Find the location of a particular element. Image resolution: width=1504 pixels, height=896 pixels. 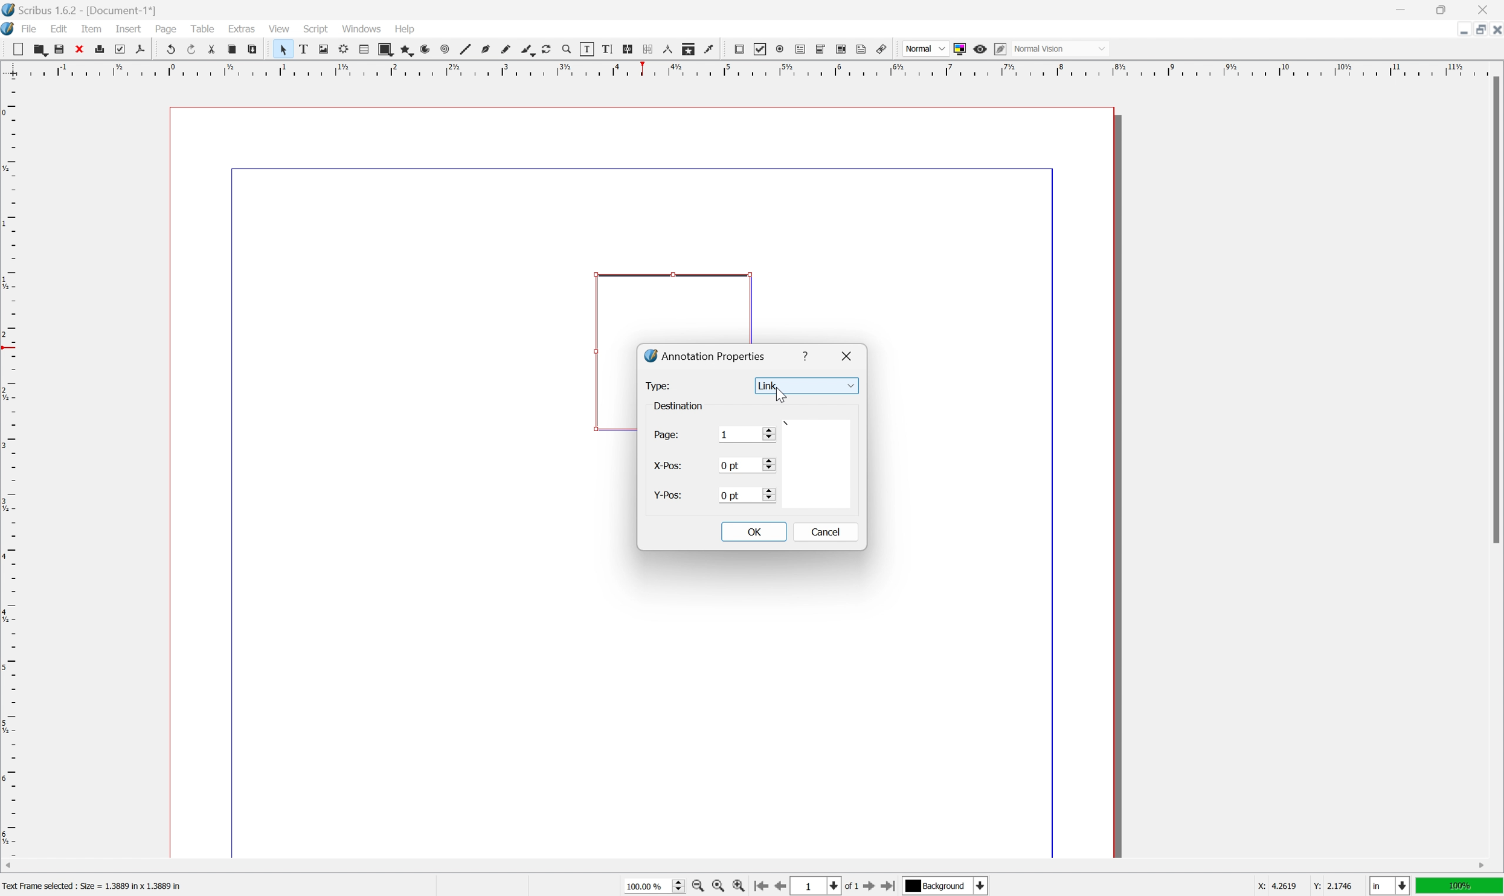

link annotation is located at coordinates (881, 49).